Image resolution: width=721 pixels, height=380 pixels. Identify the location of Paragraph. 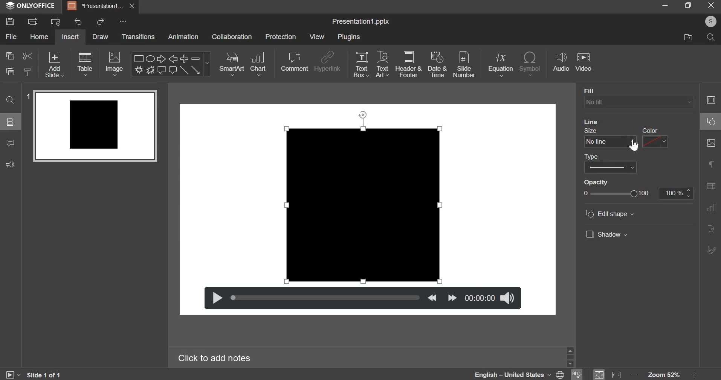
(712, 229).